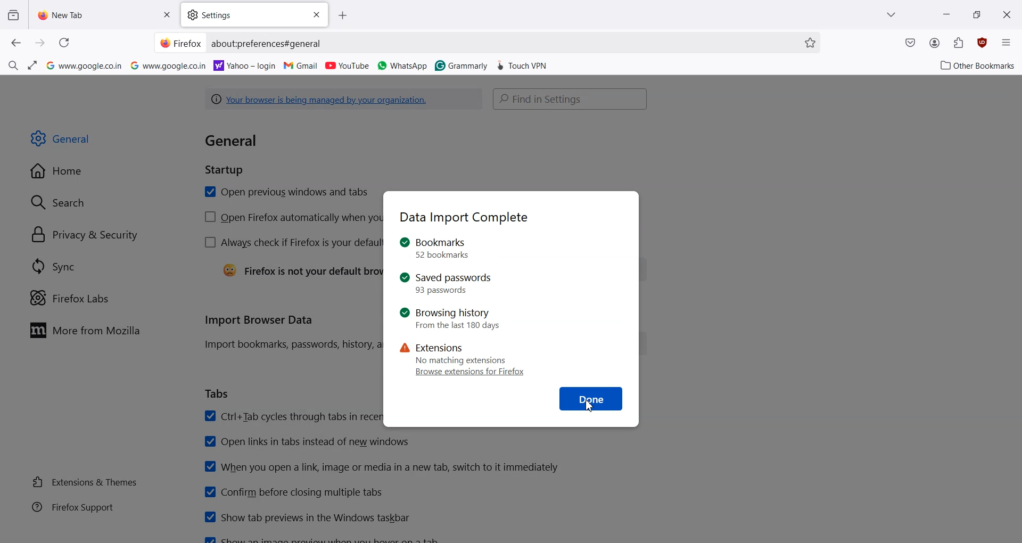 The image size is (1022, 543). Describe the element at coordinates (59, 171) in the screenshot. I see `Home` at that location.